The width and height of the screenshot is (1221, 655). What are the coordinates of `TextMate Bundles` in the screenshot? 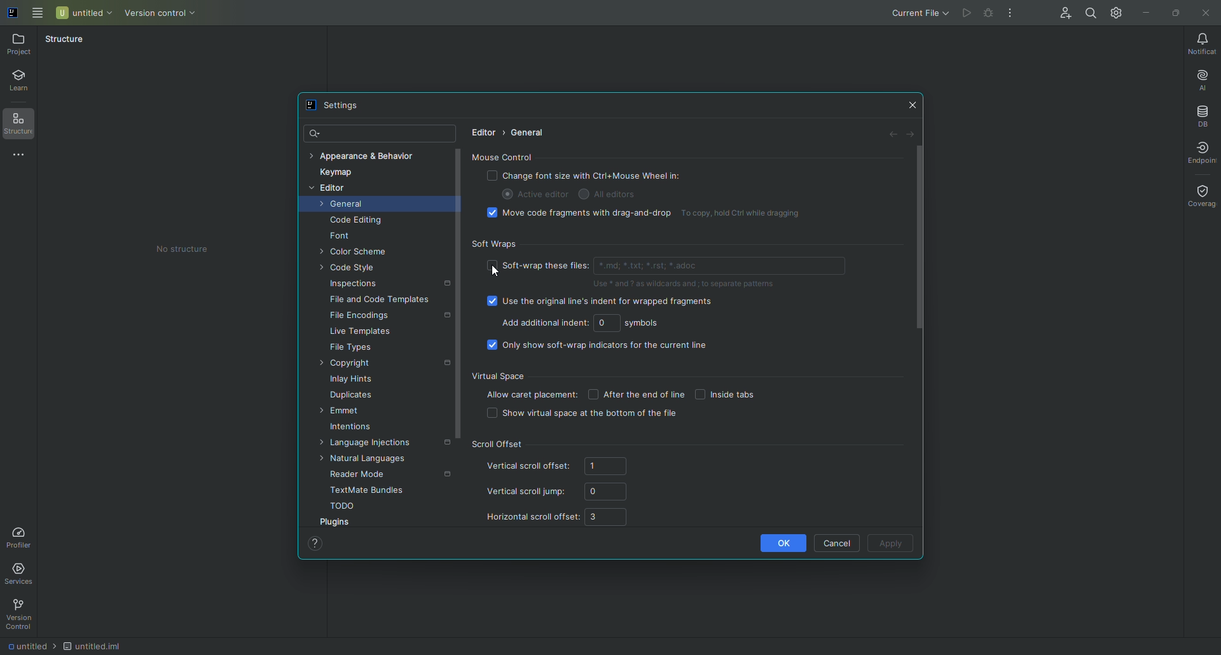 It's located at (366, 490).